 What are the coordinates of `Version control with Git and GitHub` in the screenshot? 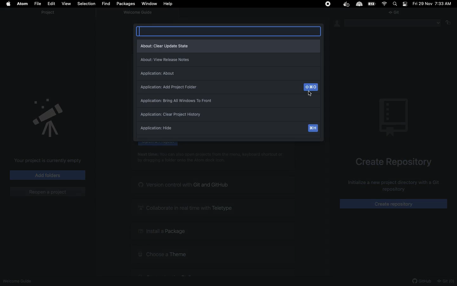 It's located at (213, 185).